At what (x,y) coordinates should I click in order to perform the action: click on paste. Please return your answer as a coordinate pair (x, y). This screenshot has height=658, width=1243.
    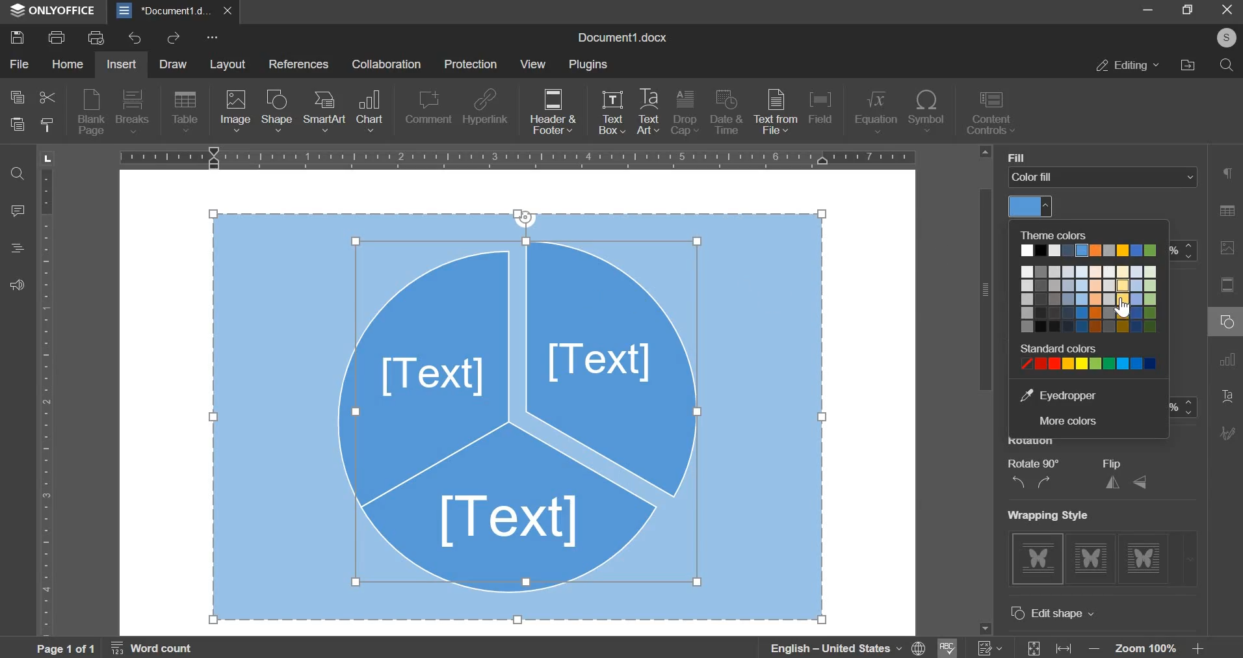
    Looking at the image, I should click on (18, 127).